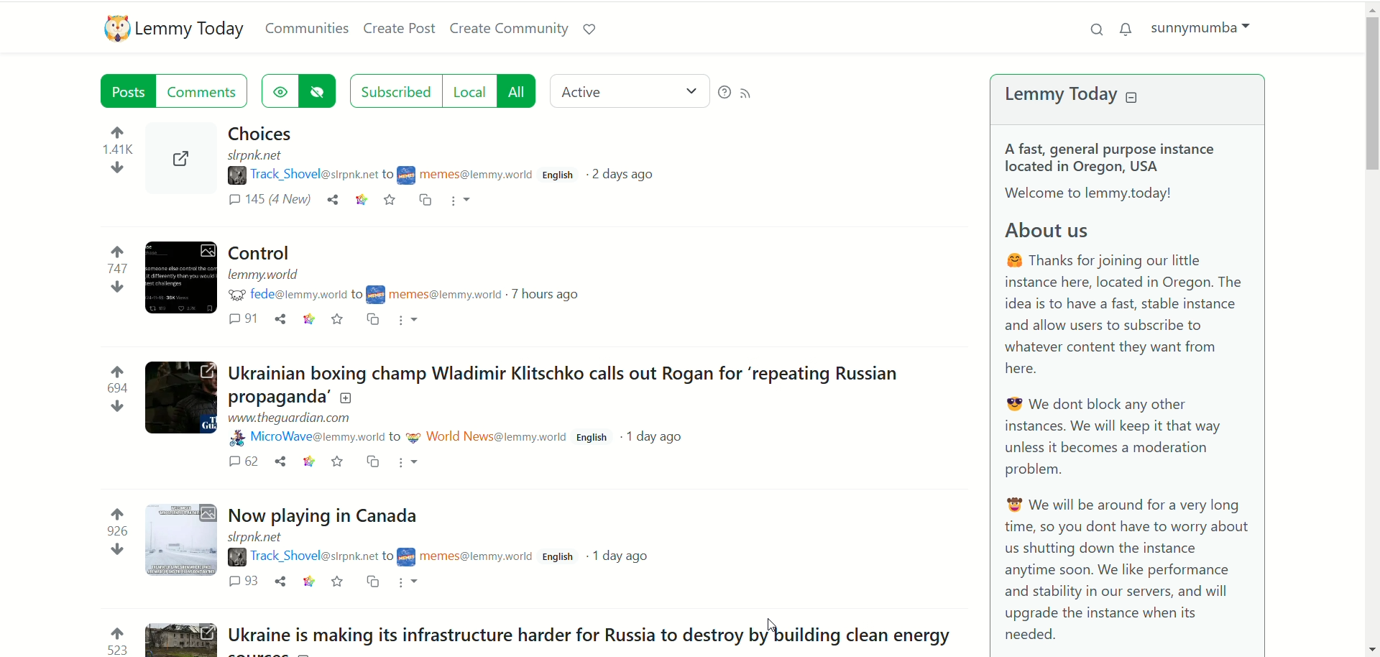 The image size is (1380, 657). Describe the element at coordinates (115, 533) in the screenshot. I see `votes up and down` at that location.